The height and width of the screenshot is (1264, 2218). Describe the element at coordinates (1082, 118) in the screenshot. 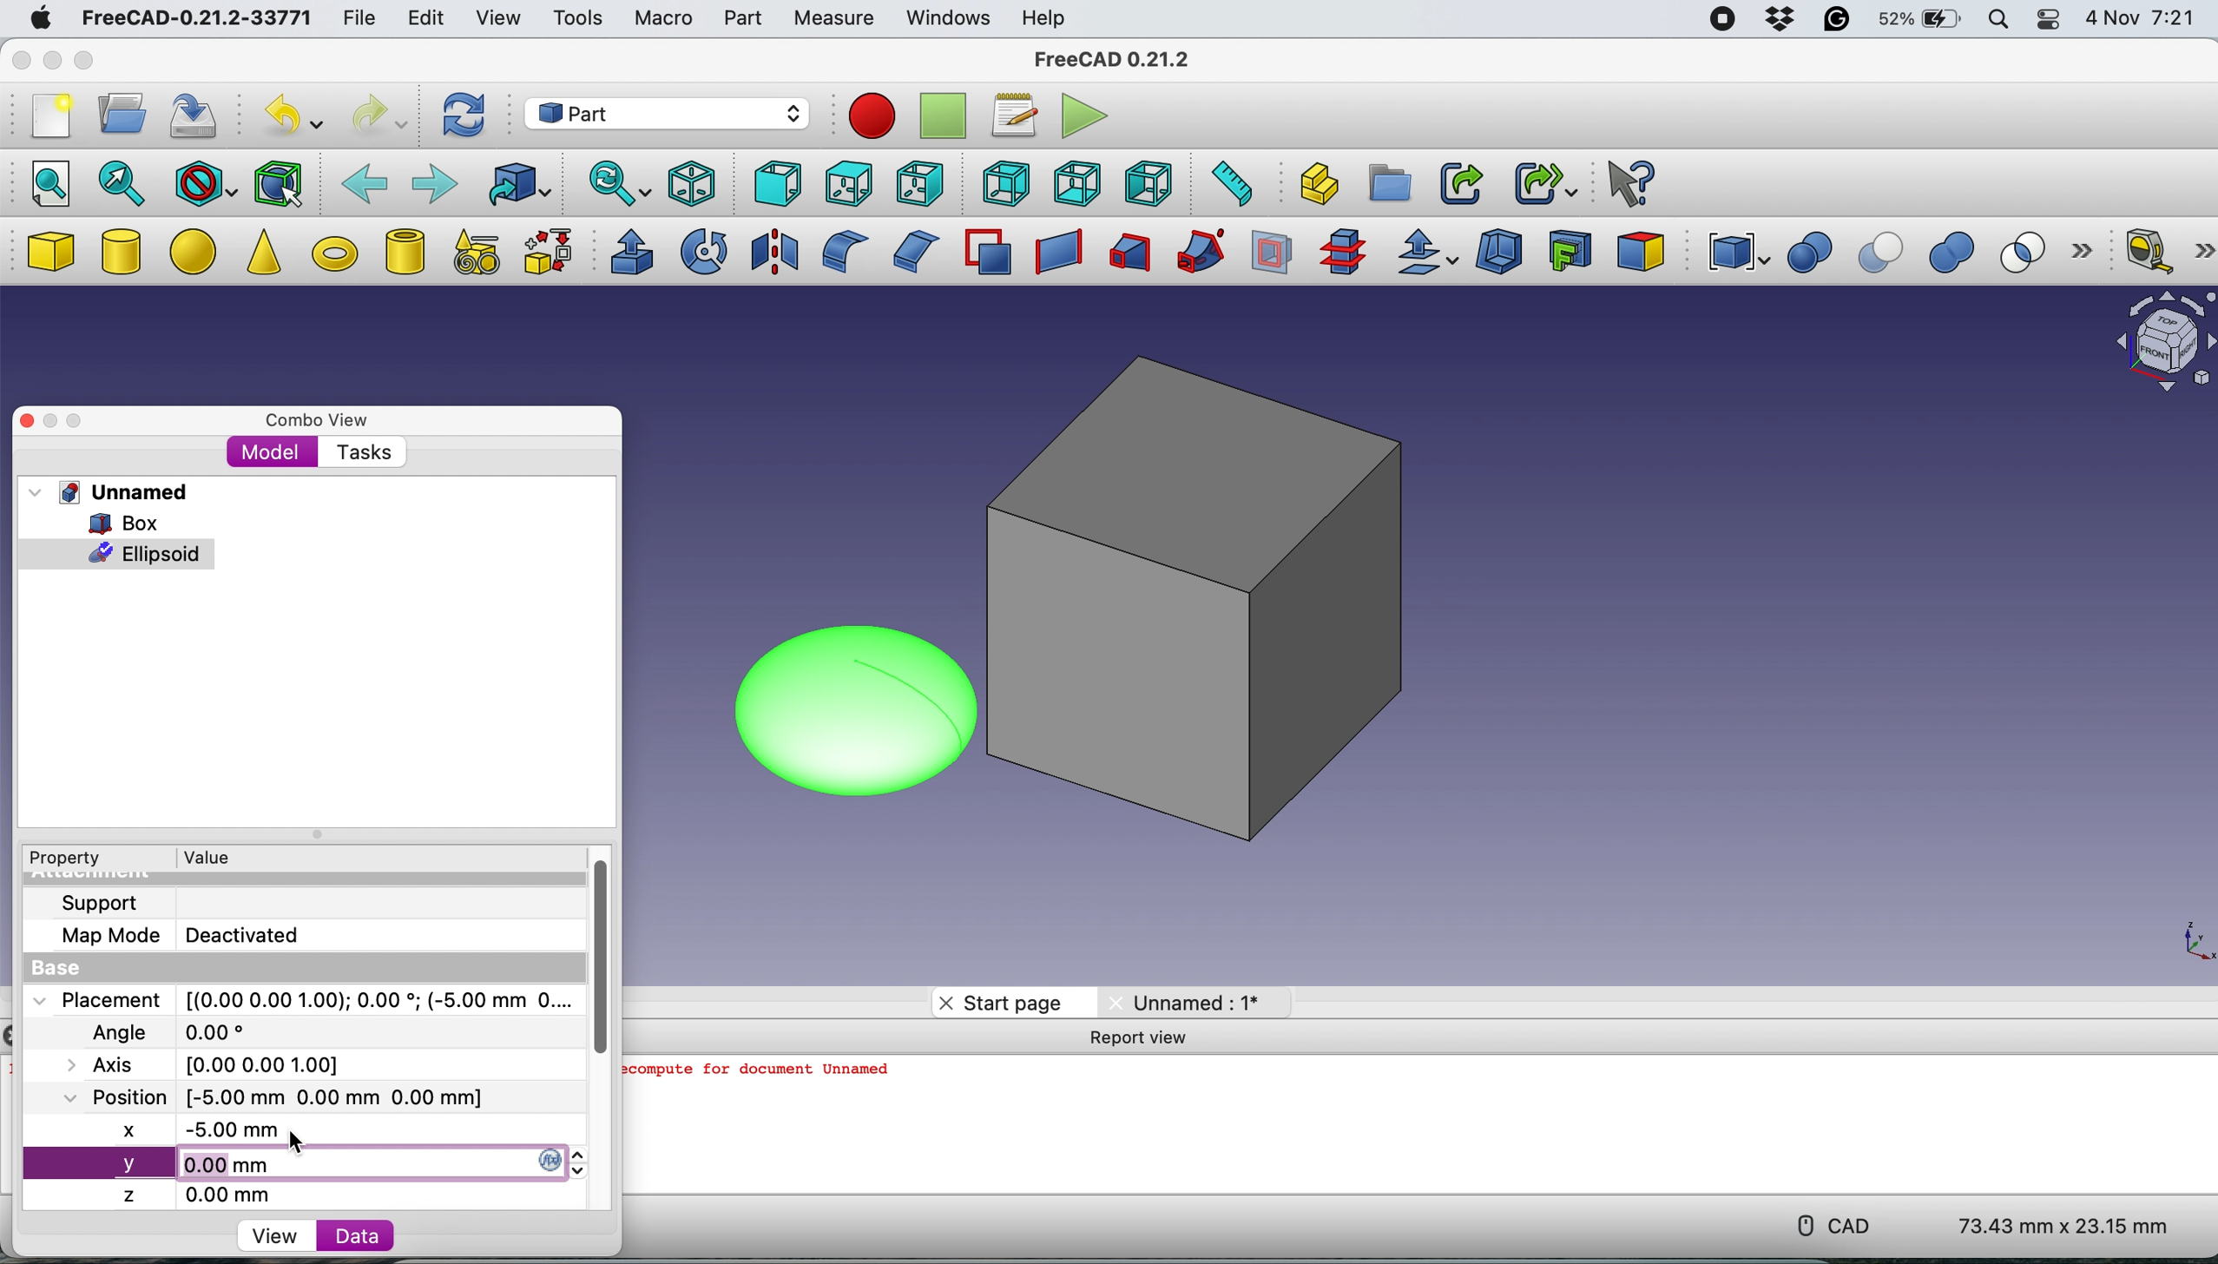

I see `execute macros` at that location.